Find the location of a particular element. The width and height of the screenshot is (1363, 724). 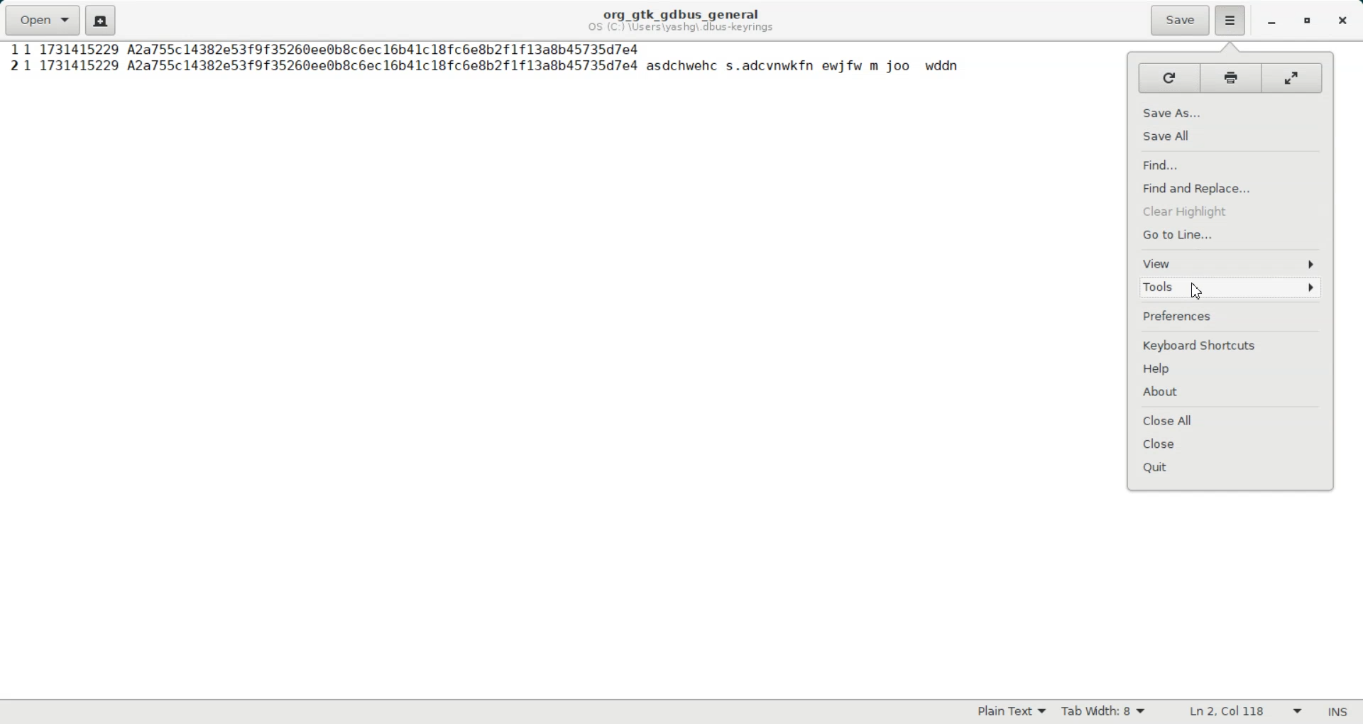

Refresh is located at coordinates (1169, 78).